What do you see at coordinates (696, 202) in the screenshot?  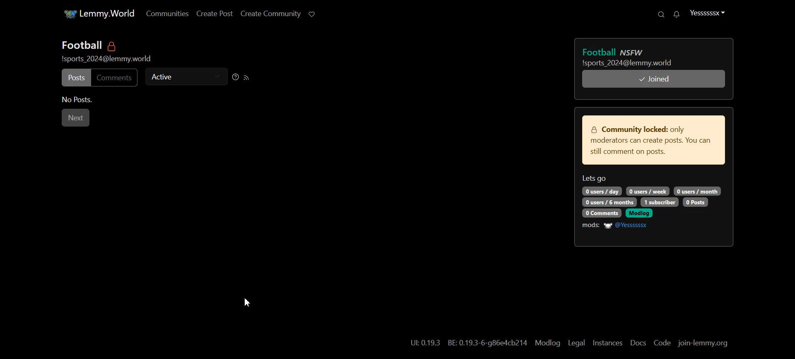 I see `text` at bounding box center [696, 202].